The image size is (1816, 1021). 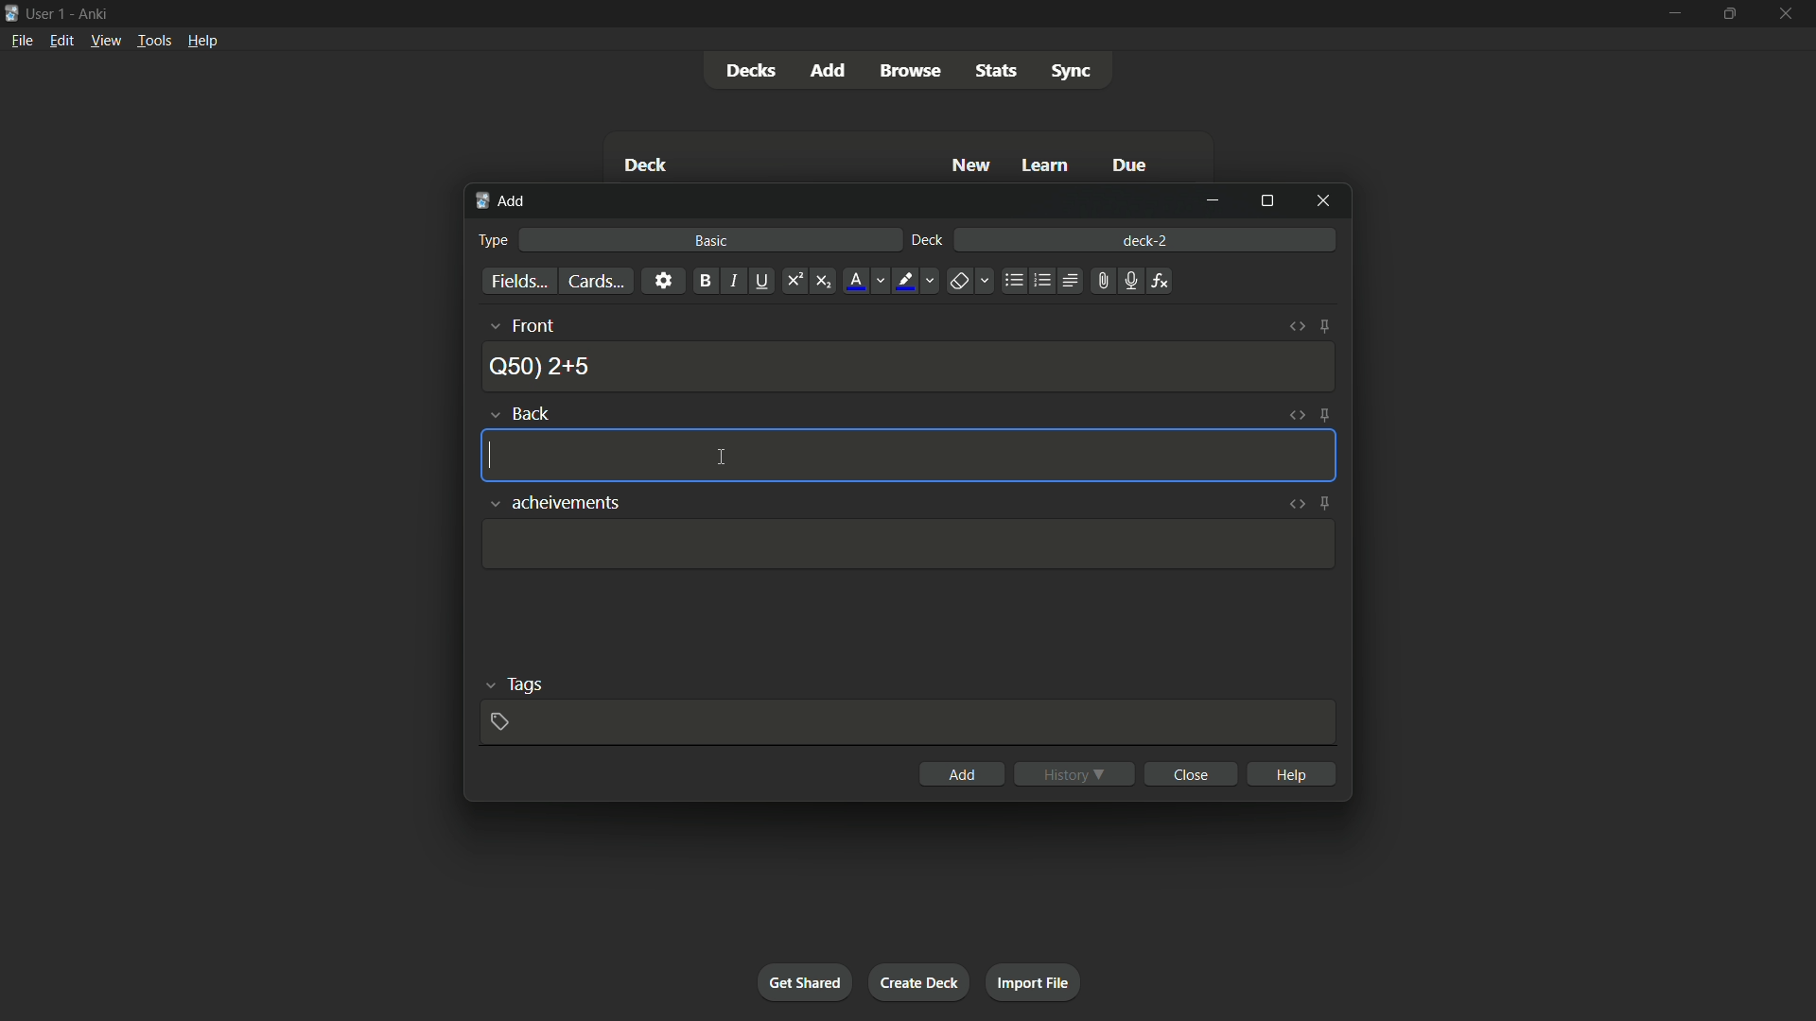 I want to click on tools menu, so click(x=154, y=41).